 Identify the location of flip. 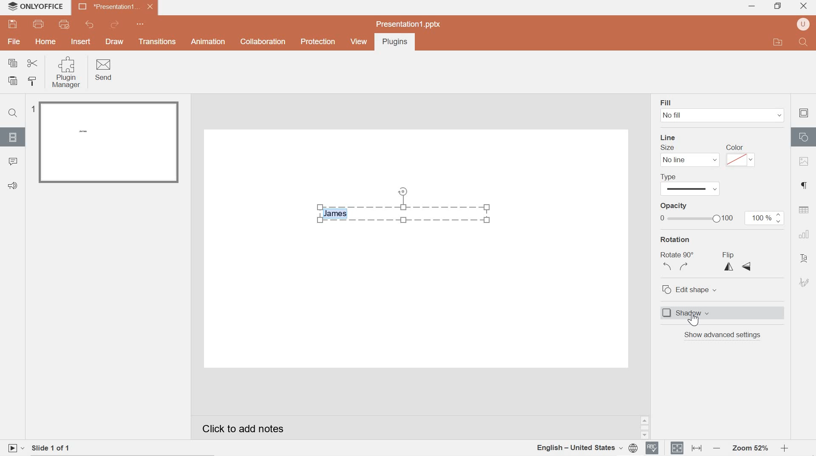
(737, 262).